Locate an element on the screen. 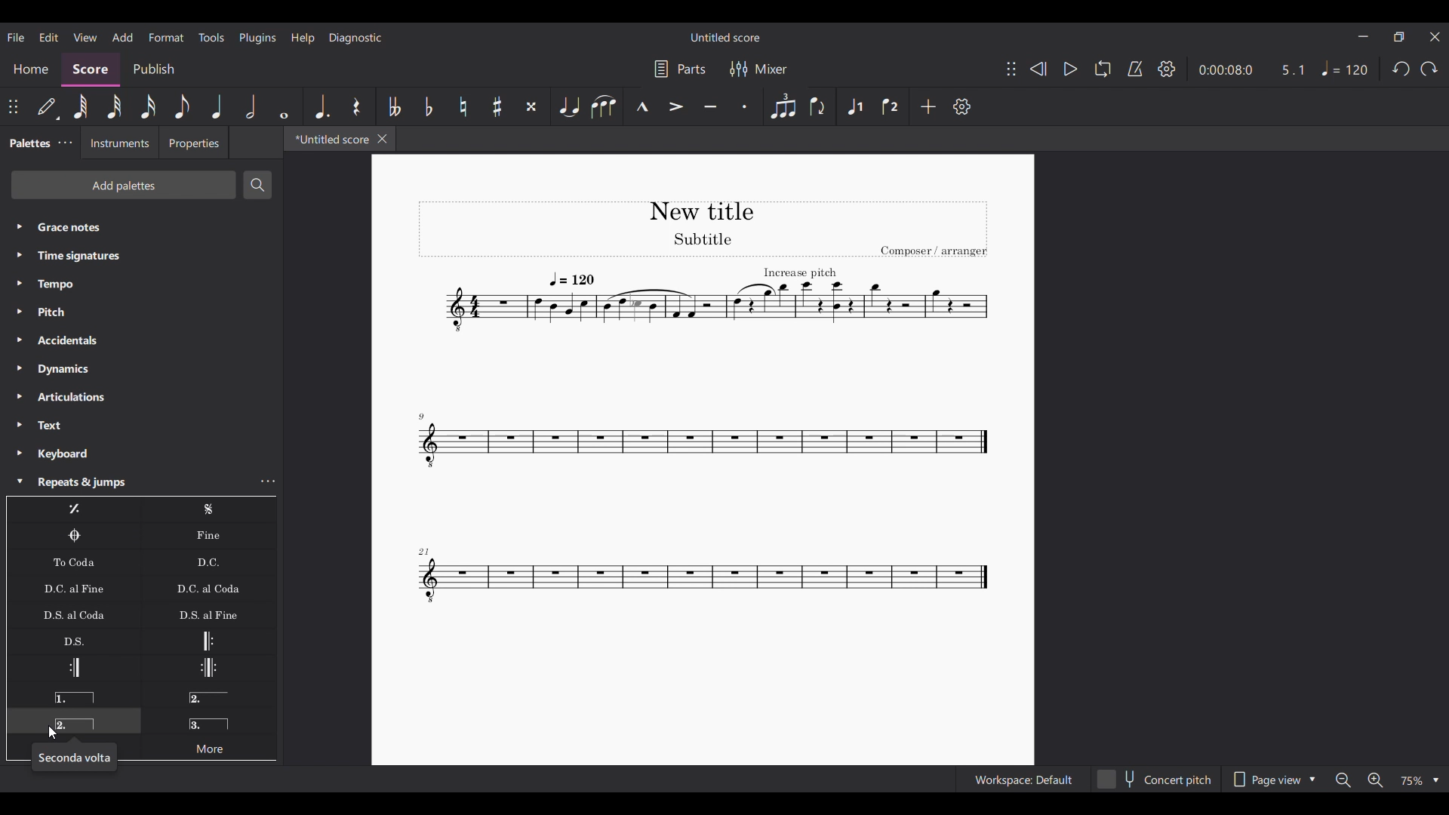 The image size is (1449, 815). Coda is located at coordinates (74, 536).